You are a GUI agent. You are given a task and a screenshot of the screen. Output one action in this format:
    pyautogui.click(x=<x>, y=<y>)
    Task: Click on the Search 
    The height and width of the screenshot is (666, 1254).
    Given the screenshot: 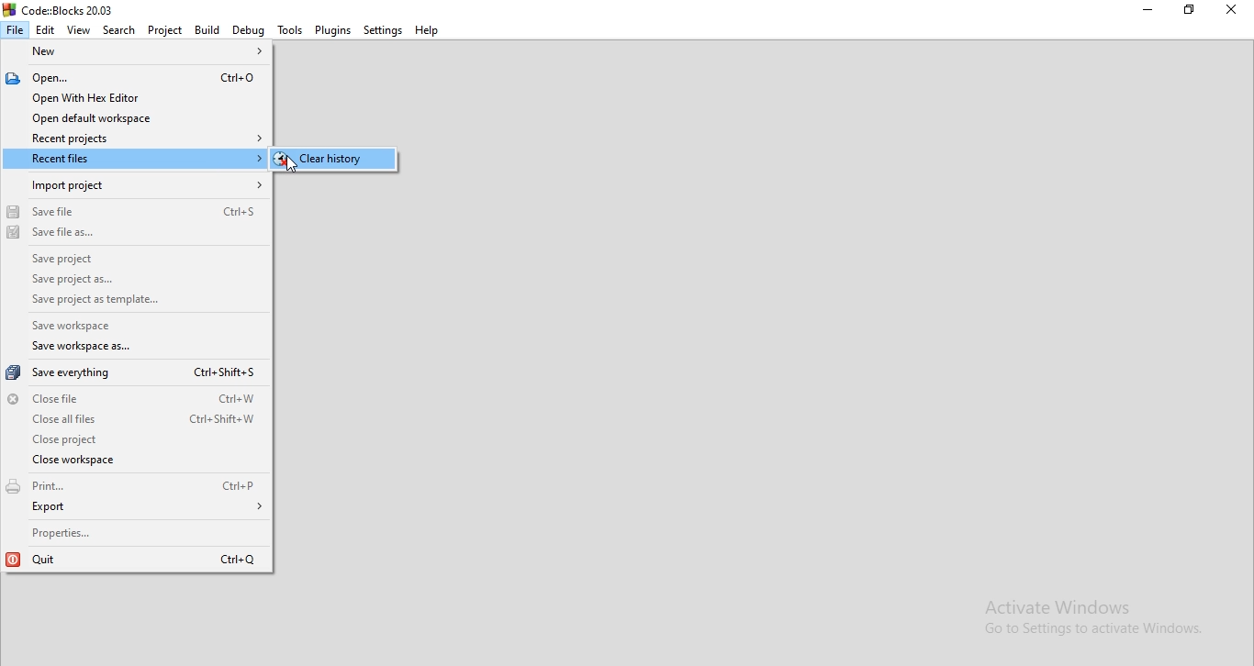 What is the action you would take?
    pyautogui.click(x=117, y=29)
    